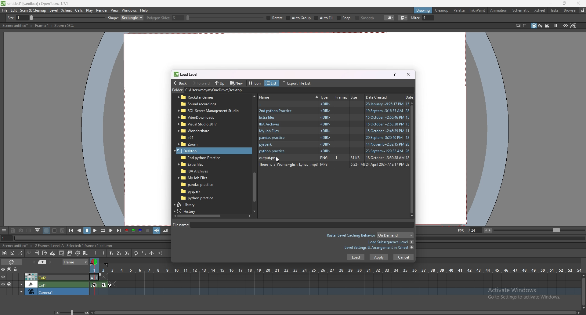 Image resolution: width=586 pixels, height=315 pixels. What do you see at coordinates (238, 90) in the screenshot?
I see `folder` at bounding box center [238, 90].